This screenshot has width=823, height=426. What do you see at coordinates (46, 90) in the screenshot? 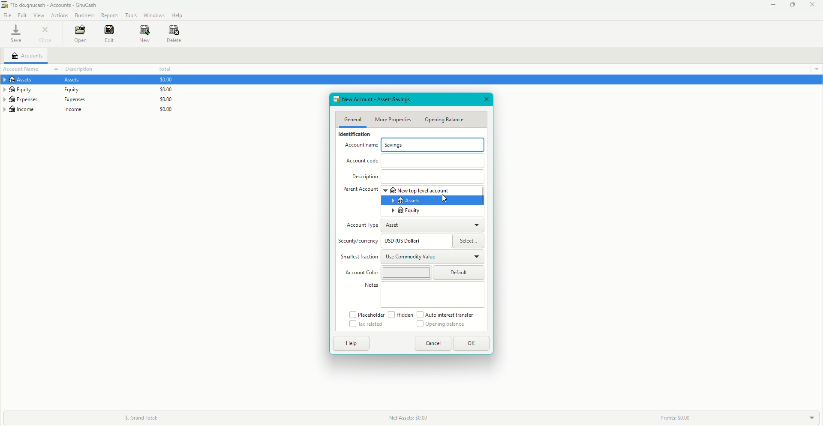
I see `Equity` at bounding box center [46, 90].